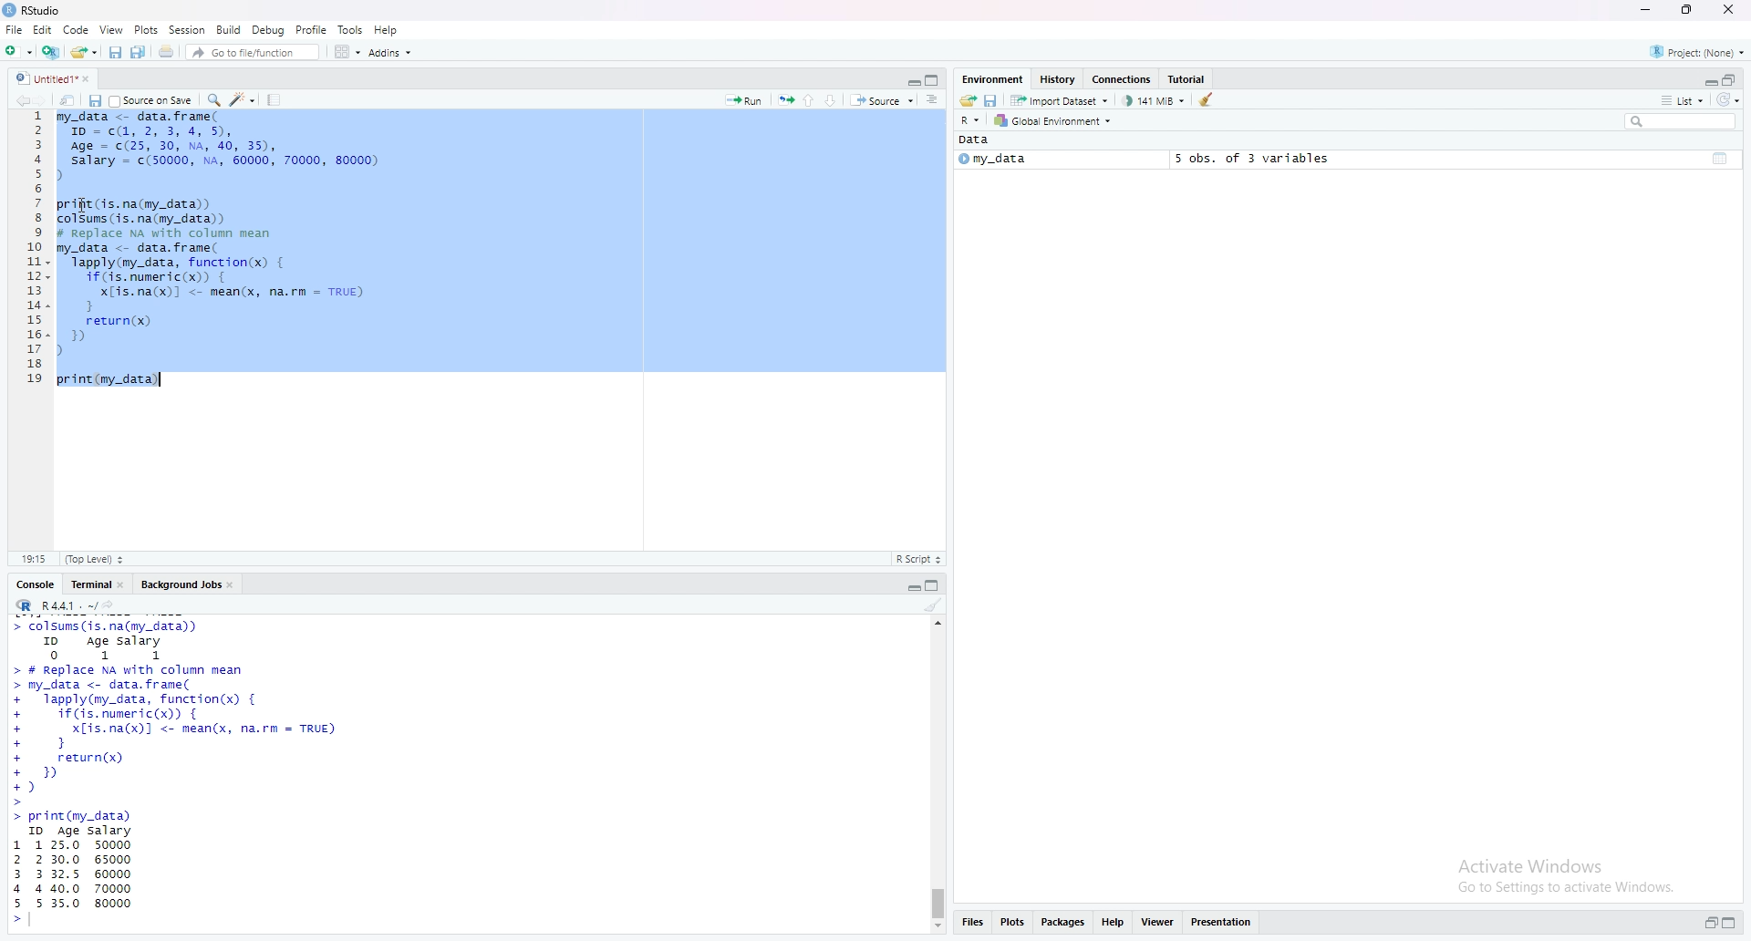 Image resolution: width=1751 pixels, height=941 pixels. I want to click on save workspace, so click(992, 102).